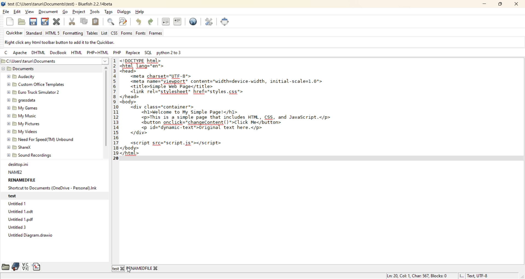  I want to click on code editor, so click(237, 110).